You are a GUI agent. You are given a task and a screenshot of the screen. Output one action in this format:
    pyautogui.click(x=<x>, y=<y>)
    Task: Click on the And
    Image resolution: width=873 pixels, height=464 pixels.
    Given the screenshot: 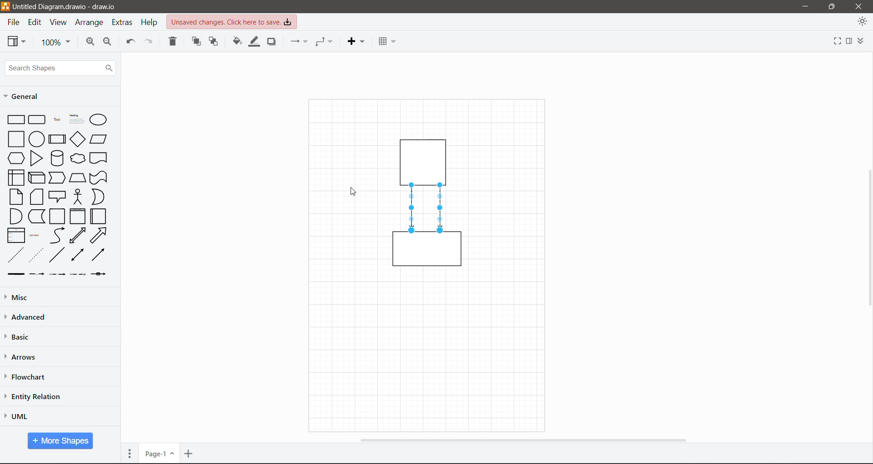 What is the action you would take?
    pyautogui.click(x=15, y=216)
    